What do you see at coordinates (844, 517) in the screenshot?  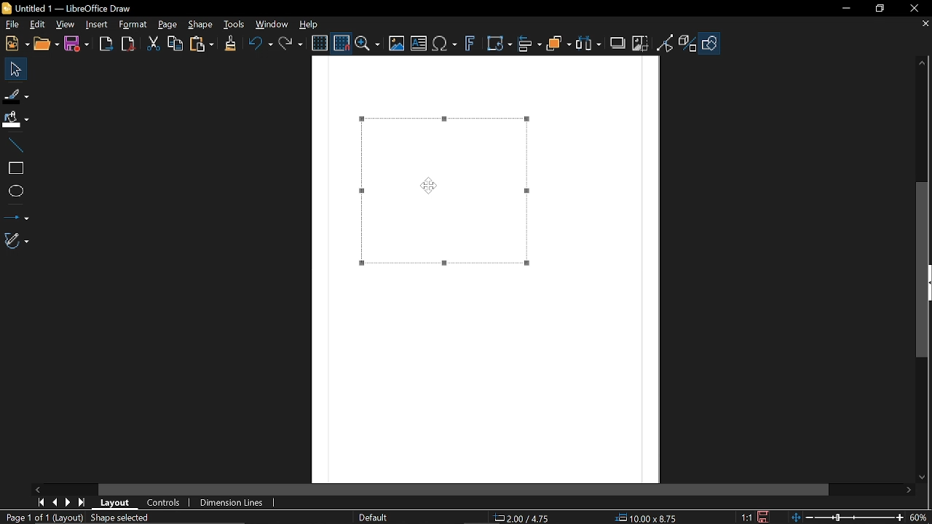 I see `Change zoom` at bounding box center [844, 517].